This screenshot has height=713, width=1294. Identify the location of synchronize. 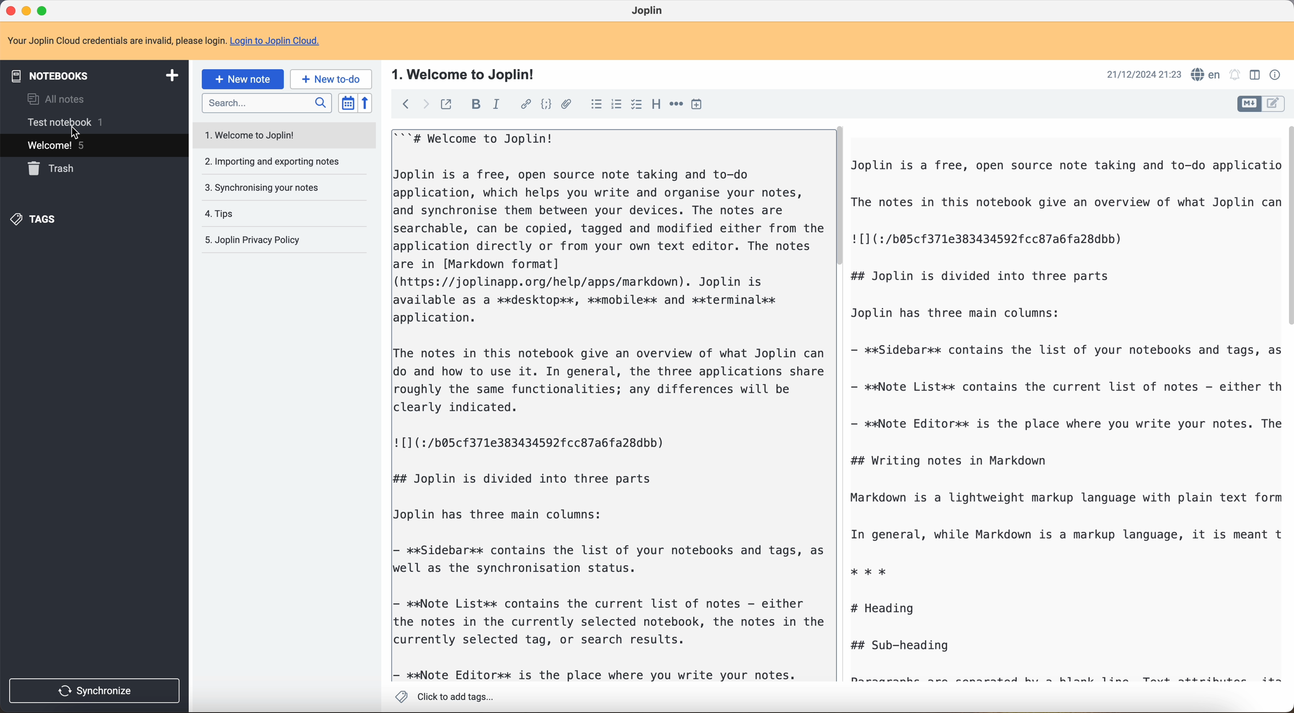
(94, 690).